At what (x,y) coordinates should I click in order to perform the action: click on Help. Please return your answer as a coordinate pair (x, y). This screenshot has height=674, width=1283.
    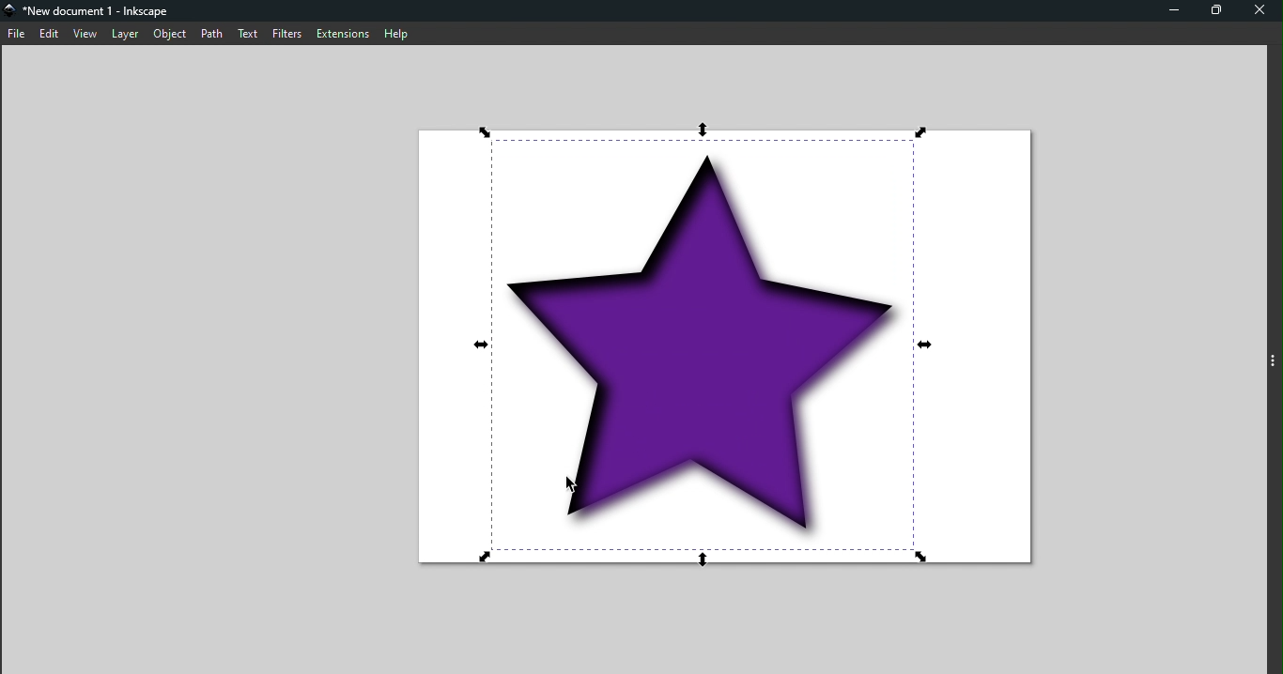
    Looking at the image, I should click on (394, 32).